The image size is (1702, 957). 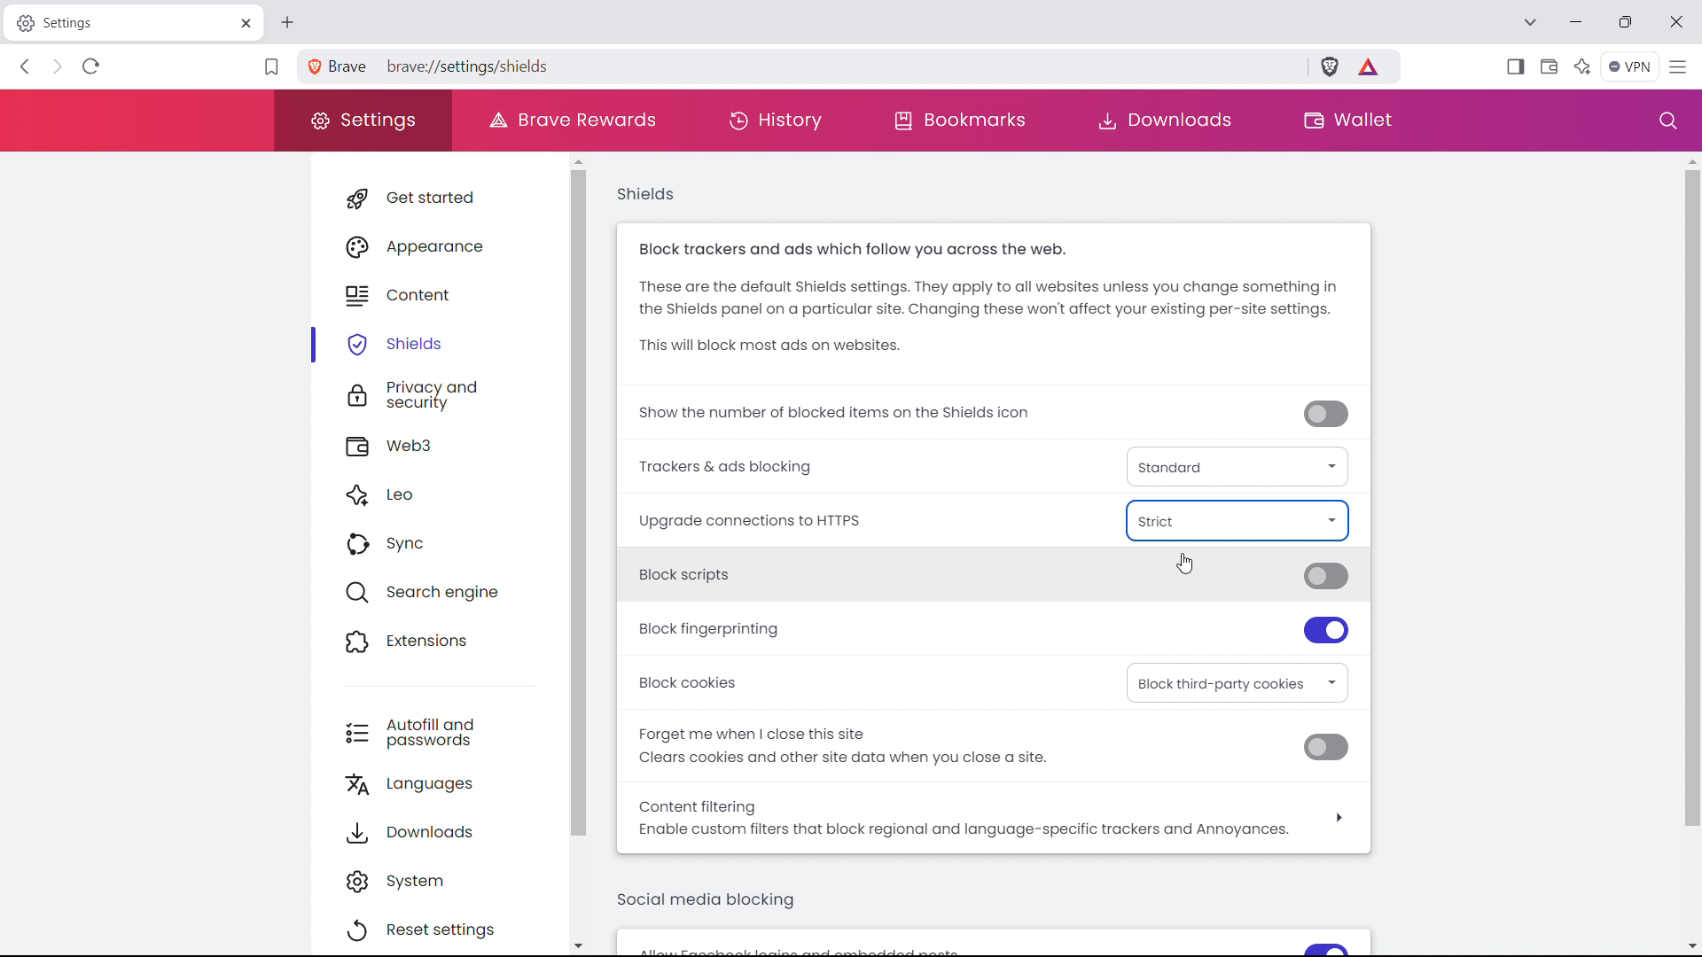 What do you see at coordinates (1582, 66) in the screenshot?
I see `leo AI` at bounding box center [1582, 66].